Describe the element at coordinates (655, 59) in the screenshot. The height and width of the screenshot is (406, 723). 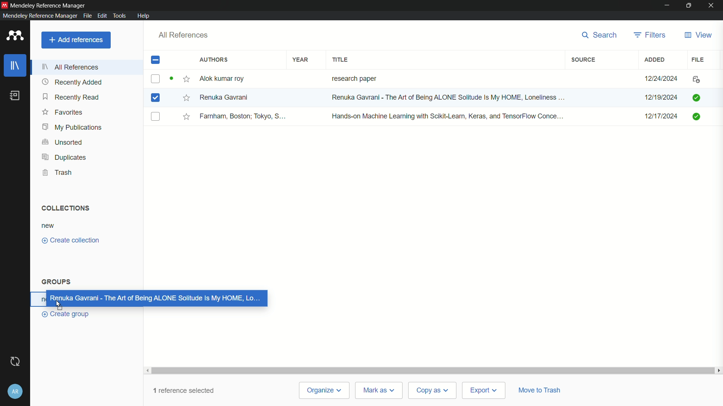
I see `added` at that location.